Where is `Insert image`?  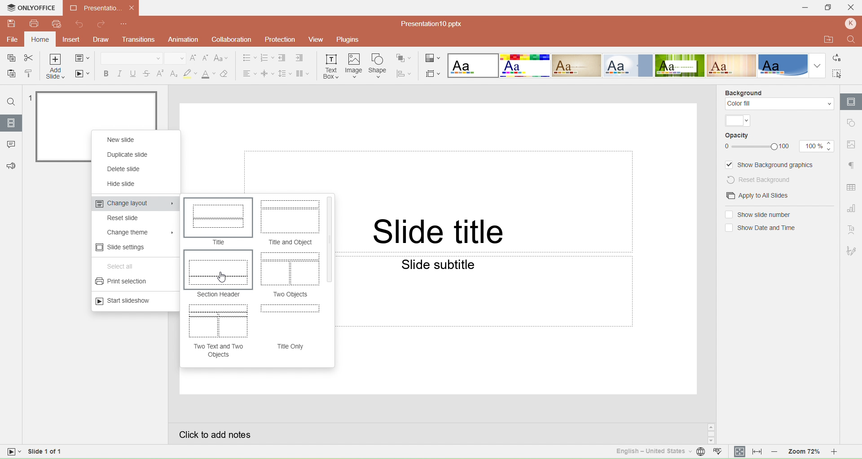 Insert image is located at coordinates (354, 66).